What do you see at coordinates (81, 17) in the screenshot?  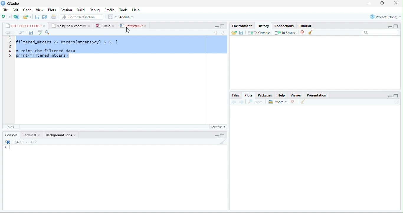 I see `search file` at bounding box center [81, 17].